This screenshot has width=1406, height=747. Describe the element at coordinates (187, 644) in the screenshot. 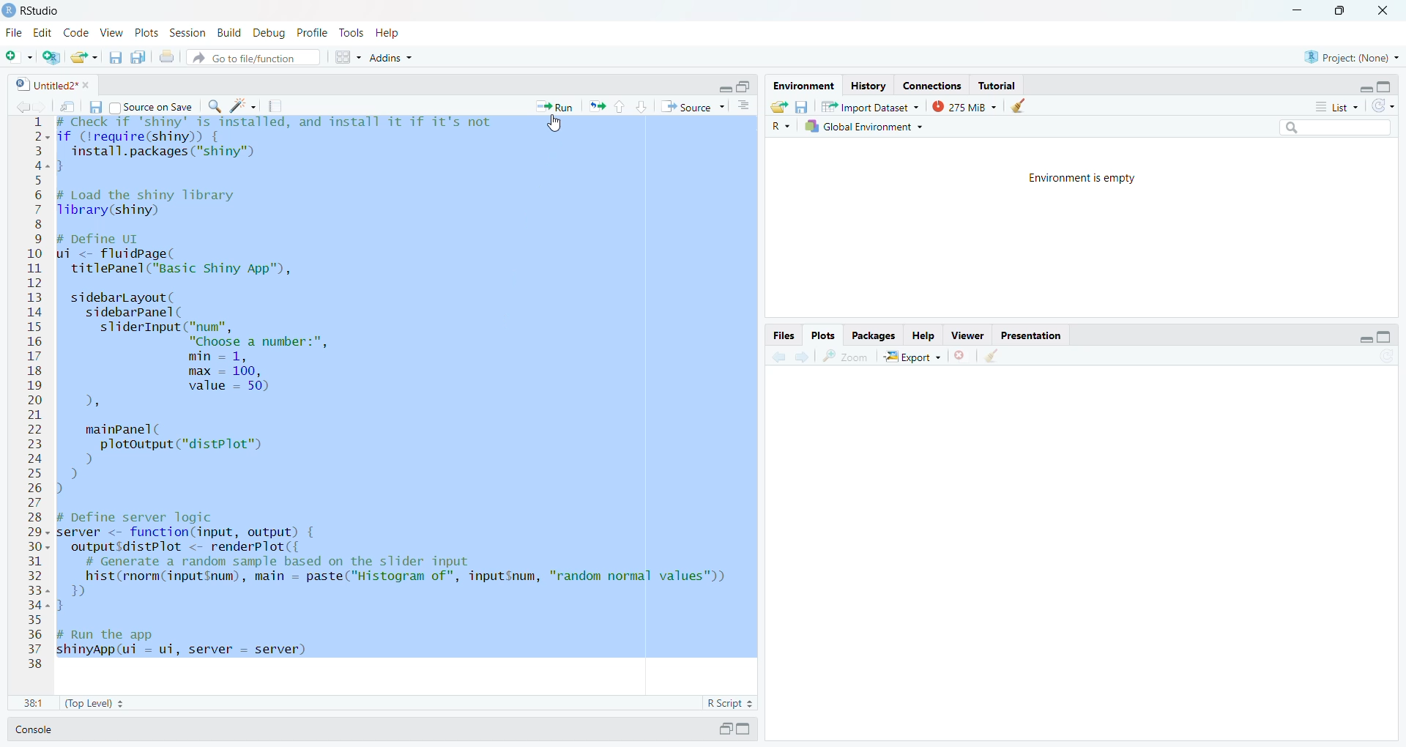

I see `# Run the app
shinyApp(ui = ui, server = server)` at that location.